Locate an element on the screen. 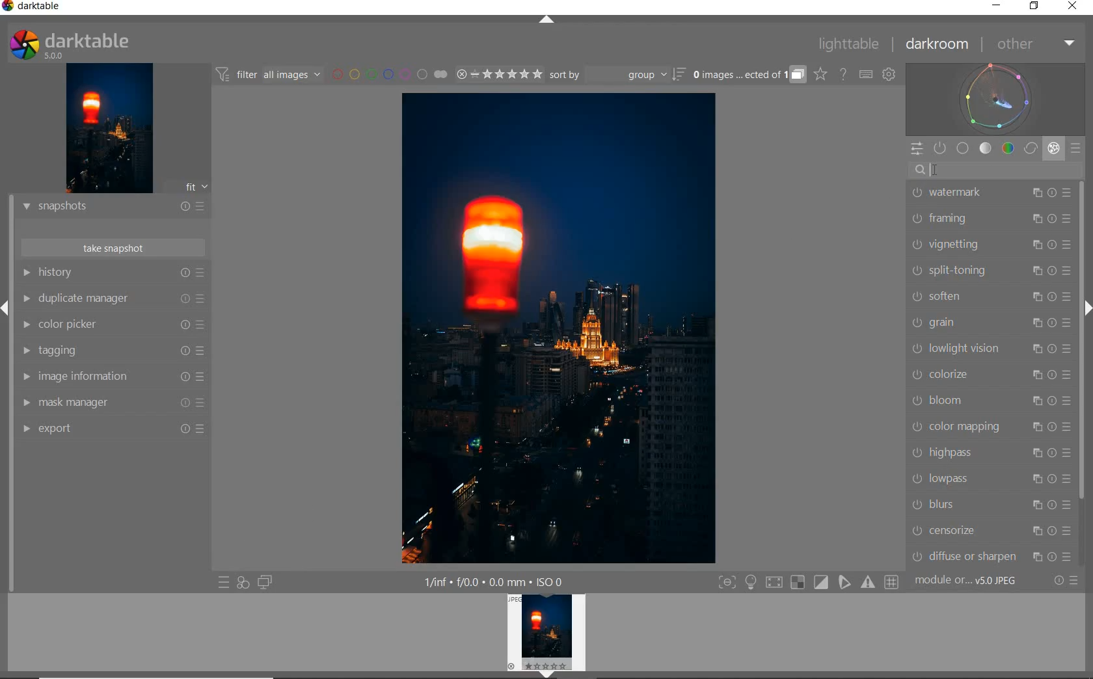  Preset and reset is located at coordinates (1069, 219).